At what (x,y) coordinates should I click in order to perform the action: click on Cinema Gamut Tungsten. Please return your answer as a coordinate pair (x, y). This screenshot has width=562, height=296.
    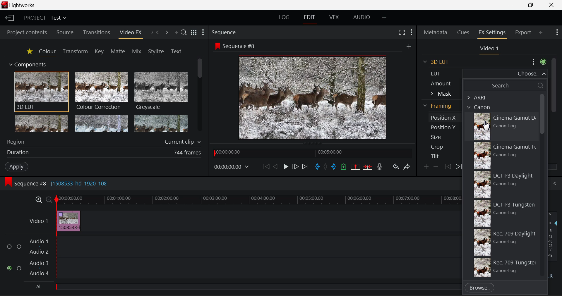
    Looking at the image, I should click on (500, 156).